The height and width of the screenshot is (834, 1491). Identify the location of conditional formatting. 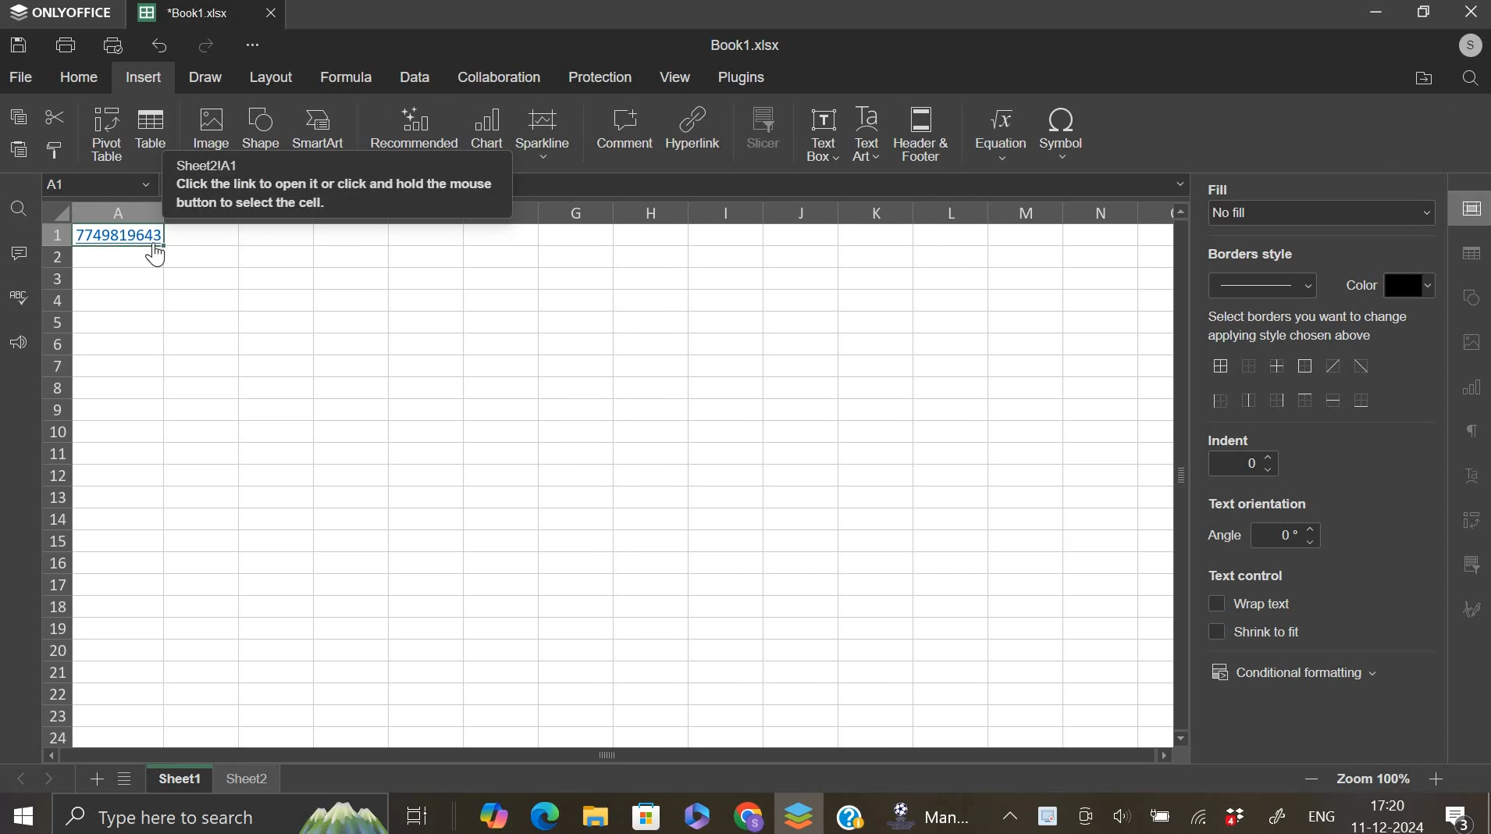
(1294, 673).